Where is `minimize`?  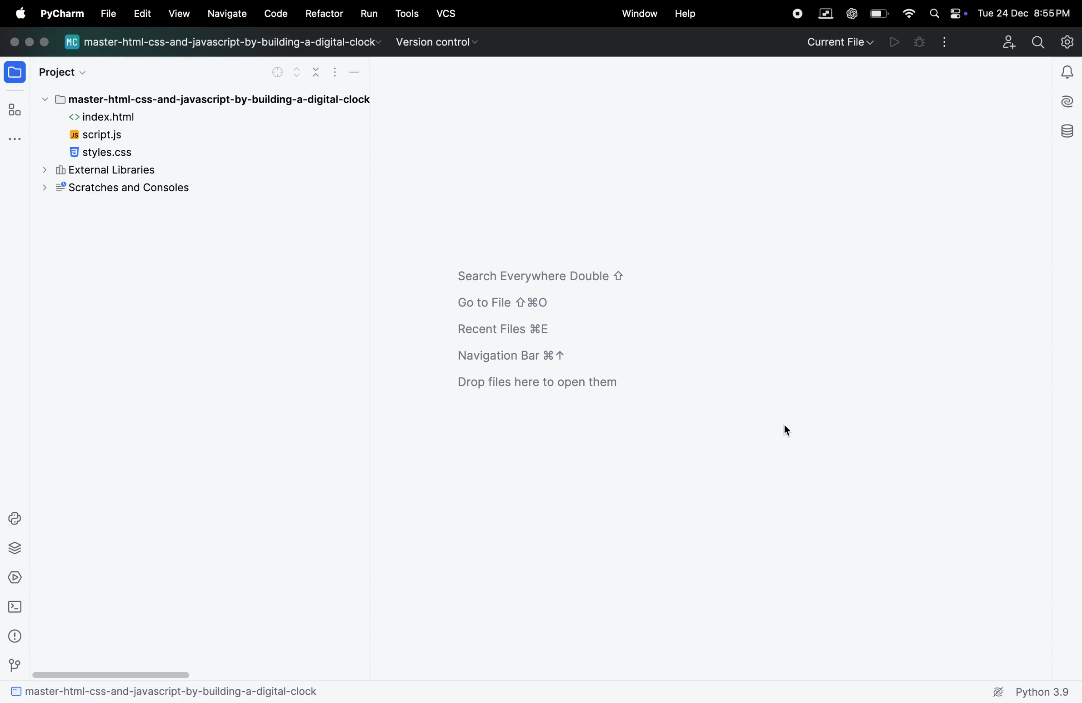
minimize is located at coordinates (361, 71).